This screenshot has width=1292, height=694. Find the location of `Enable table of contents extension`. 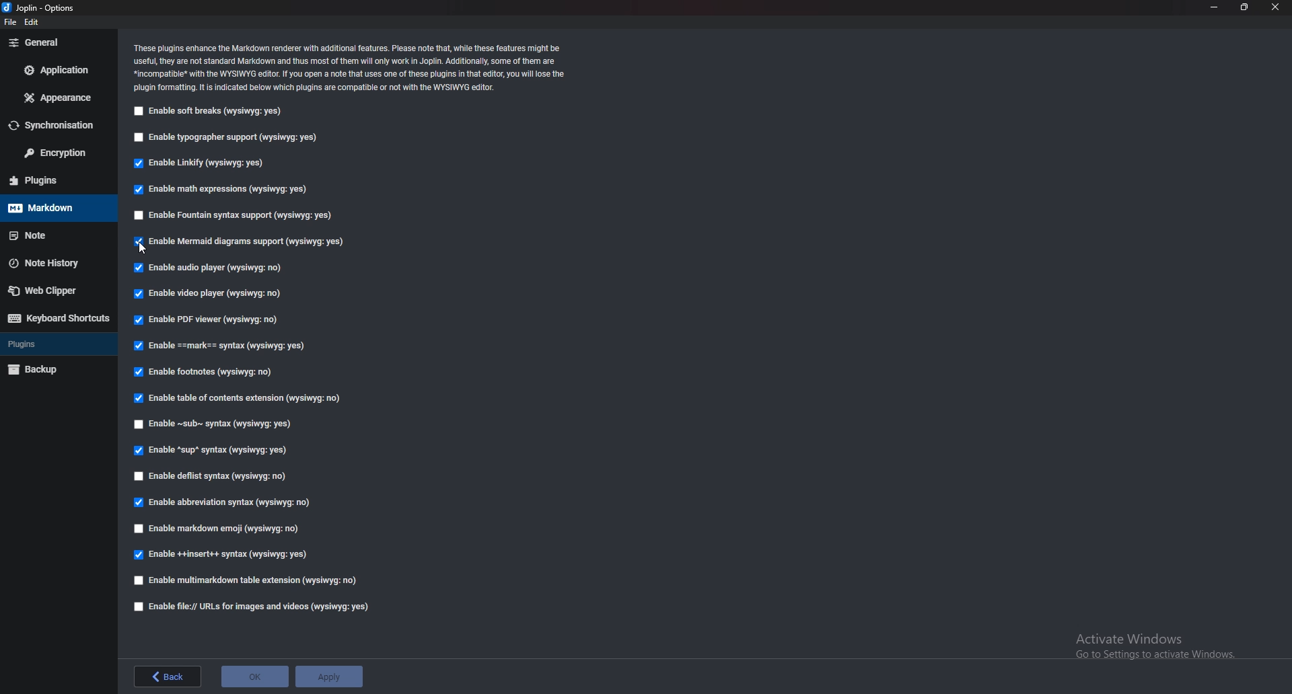

Enable table of contents extension is located at coordinates (242, 397).